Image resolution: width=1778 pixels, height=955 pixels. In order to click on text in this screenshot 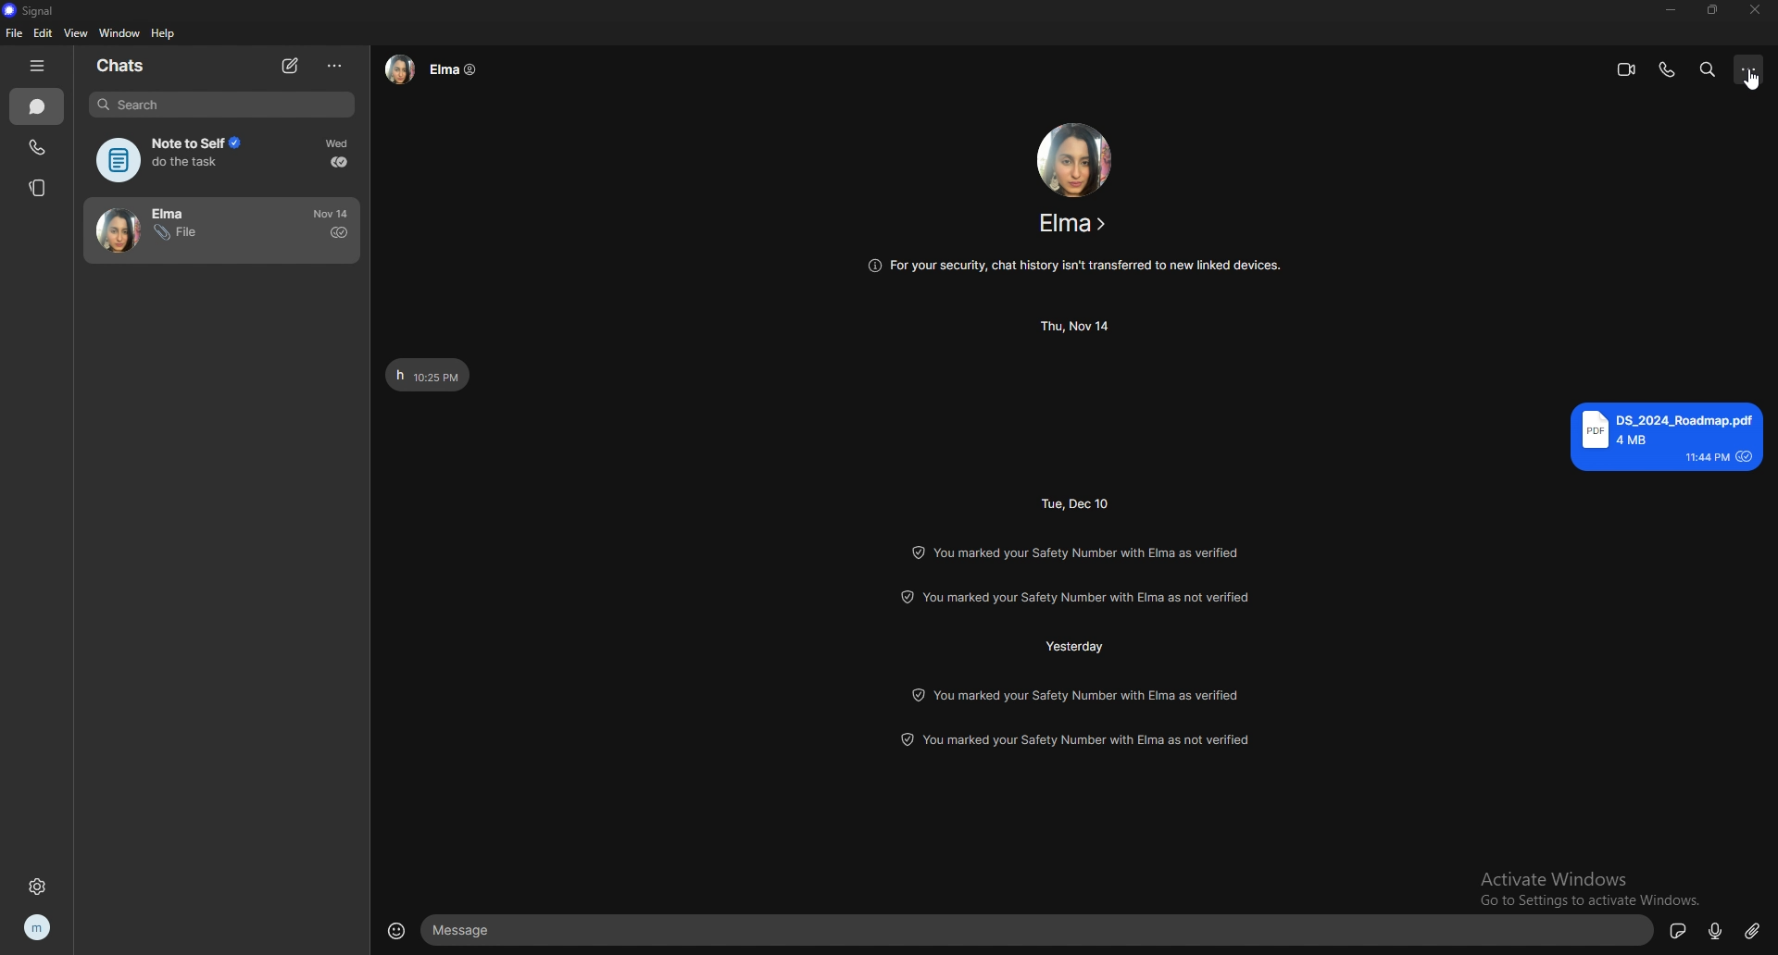, I will do `click(428, 375)`.